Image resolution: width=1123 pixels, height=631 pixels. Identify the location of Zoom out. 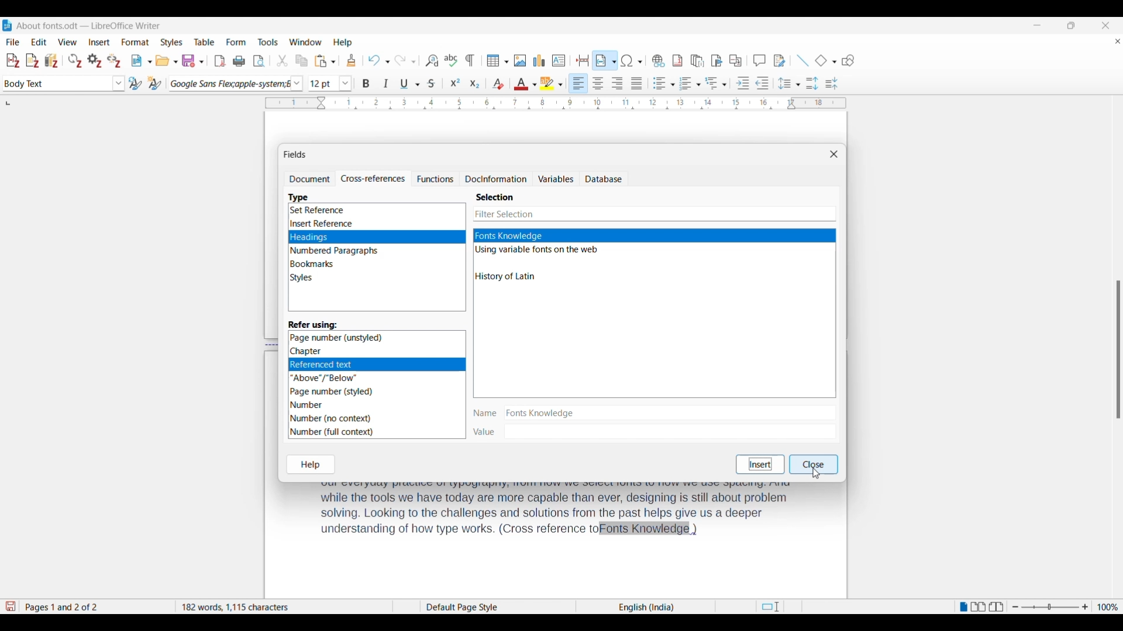
(1015, 608).